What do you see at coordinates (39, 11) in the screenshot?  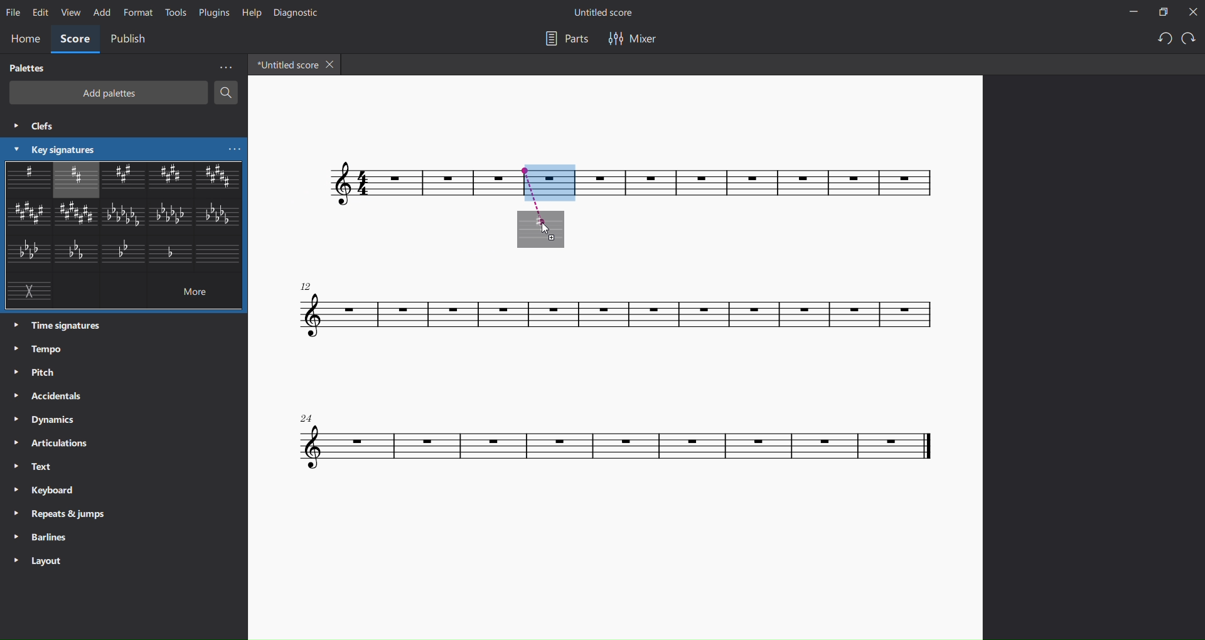 I see `edit` at bounding box center [39, 11].